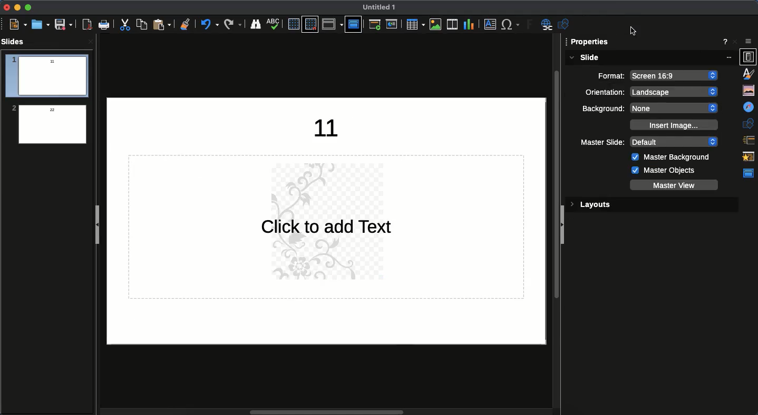  I want to click on Chart, so click(469, 24).